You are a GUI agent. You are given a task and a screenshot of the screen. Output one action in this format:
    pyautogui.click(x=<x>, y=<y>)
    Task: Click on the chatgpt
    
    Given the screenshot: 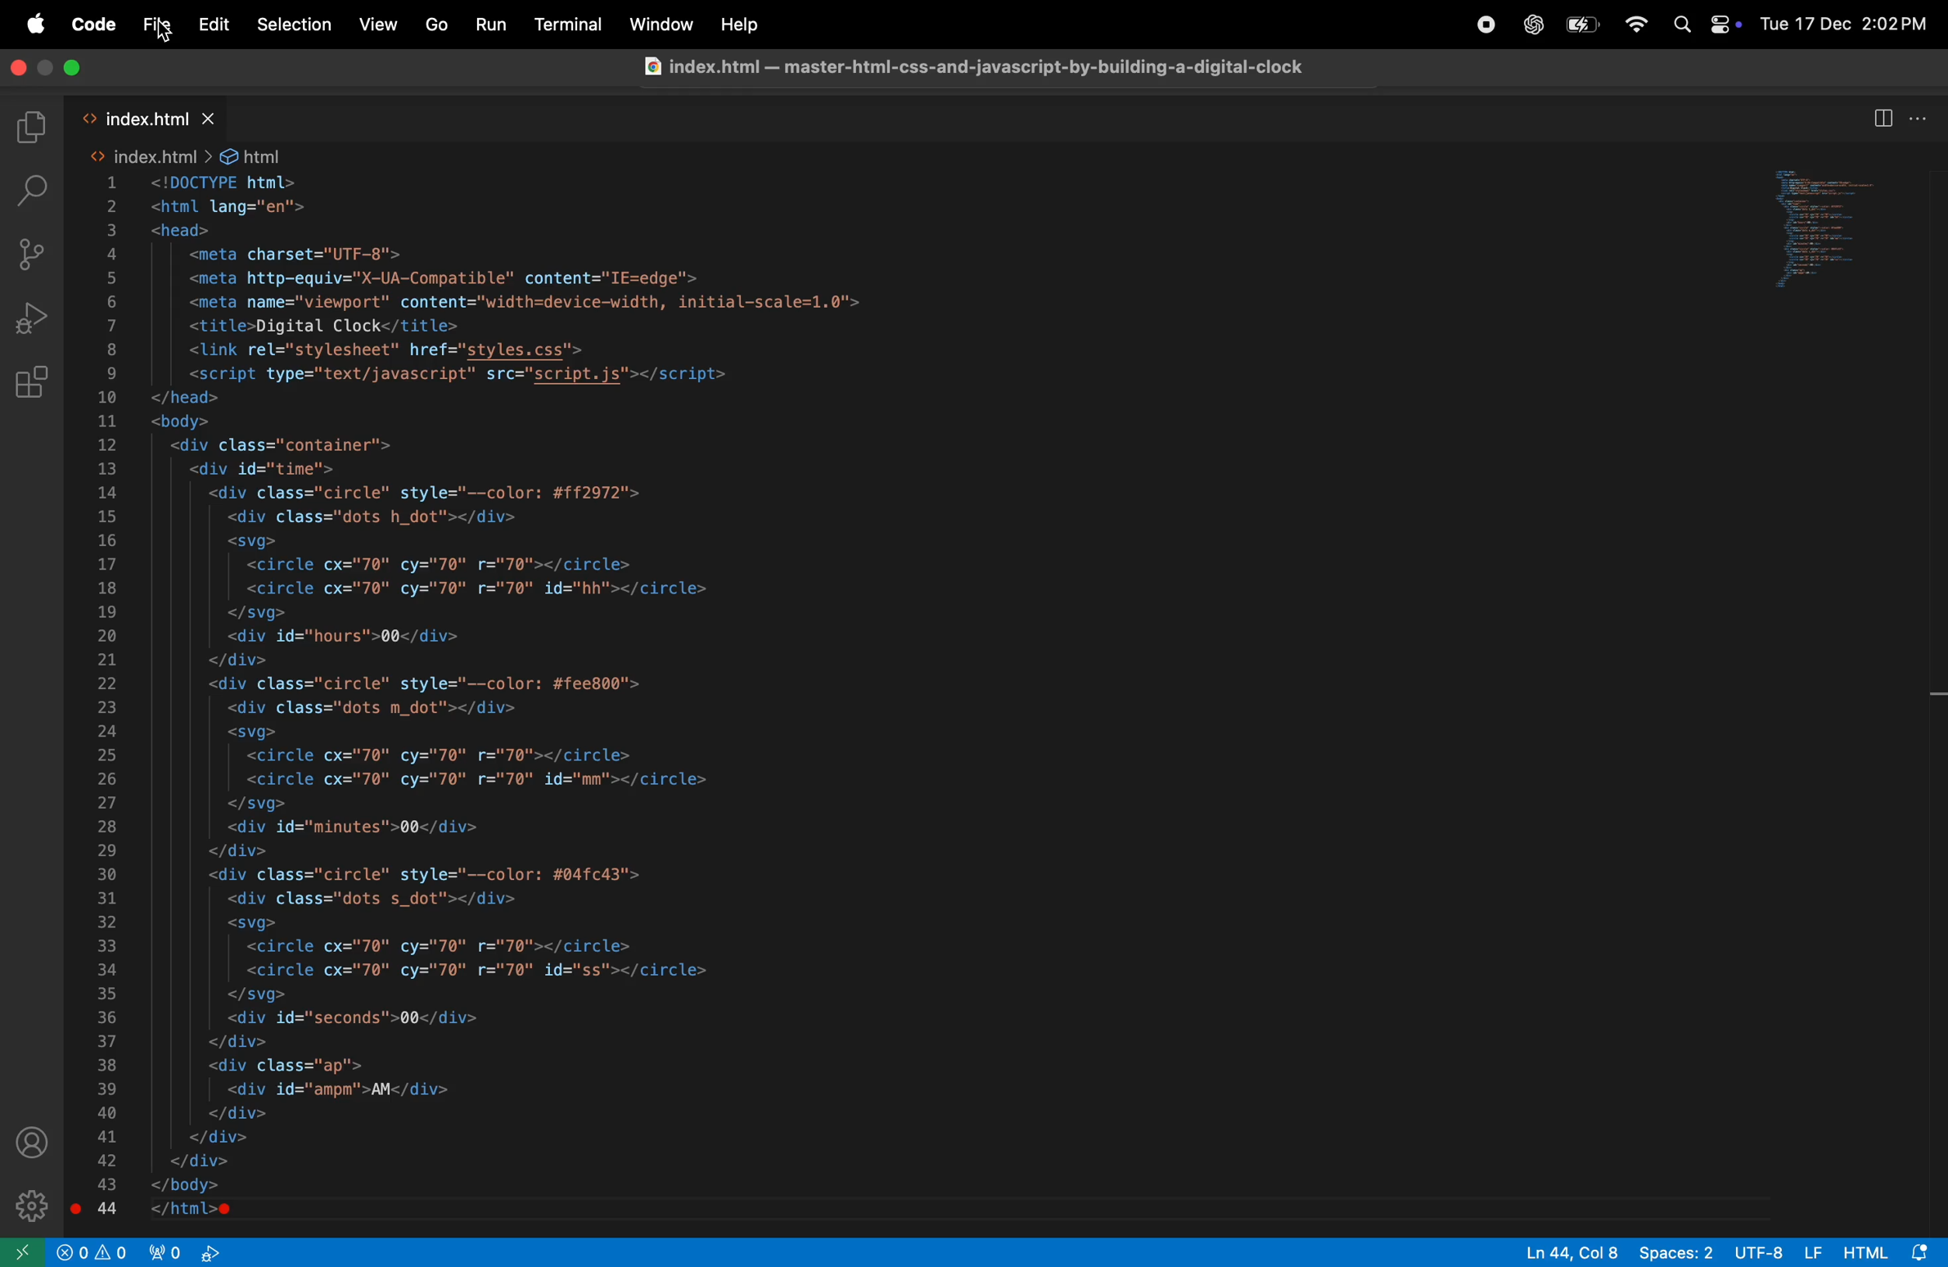 What is the action you would take?
    pyautogui.click(x=1528, y=25)
    